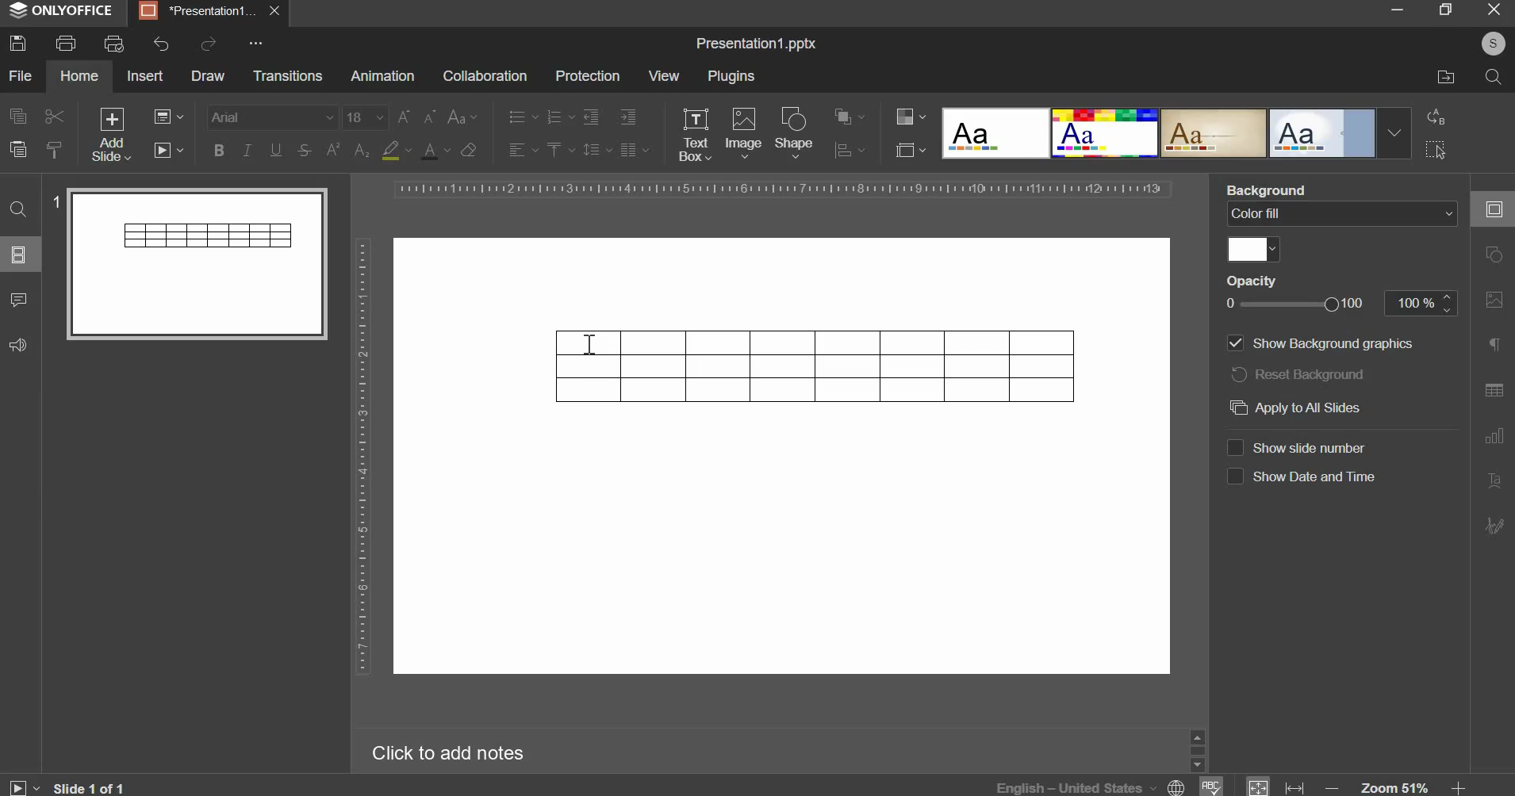 The height and width of the screenshot is (796, 1515). Describe the element at coordinates (113, 45) in the screenshot. I see `print preview` at that location.